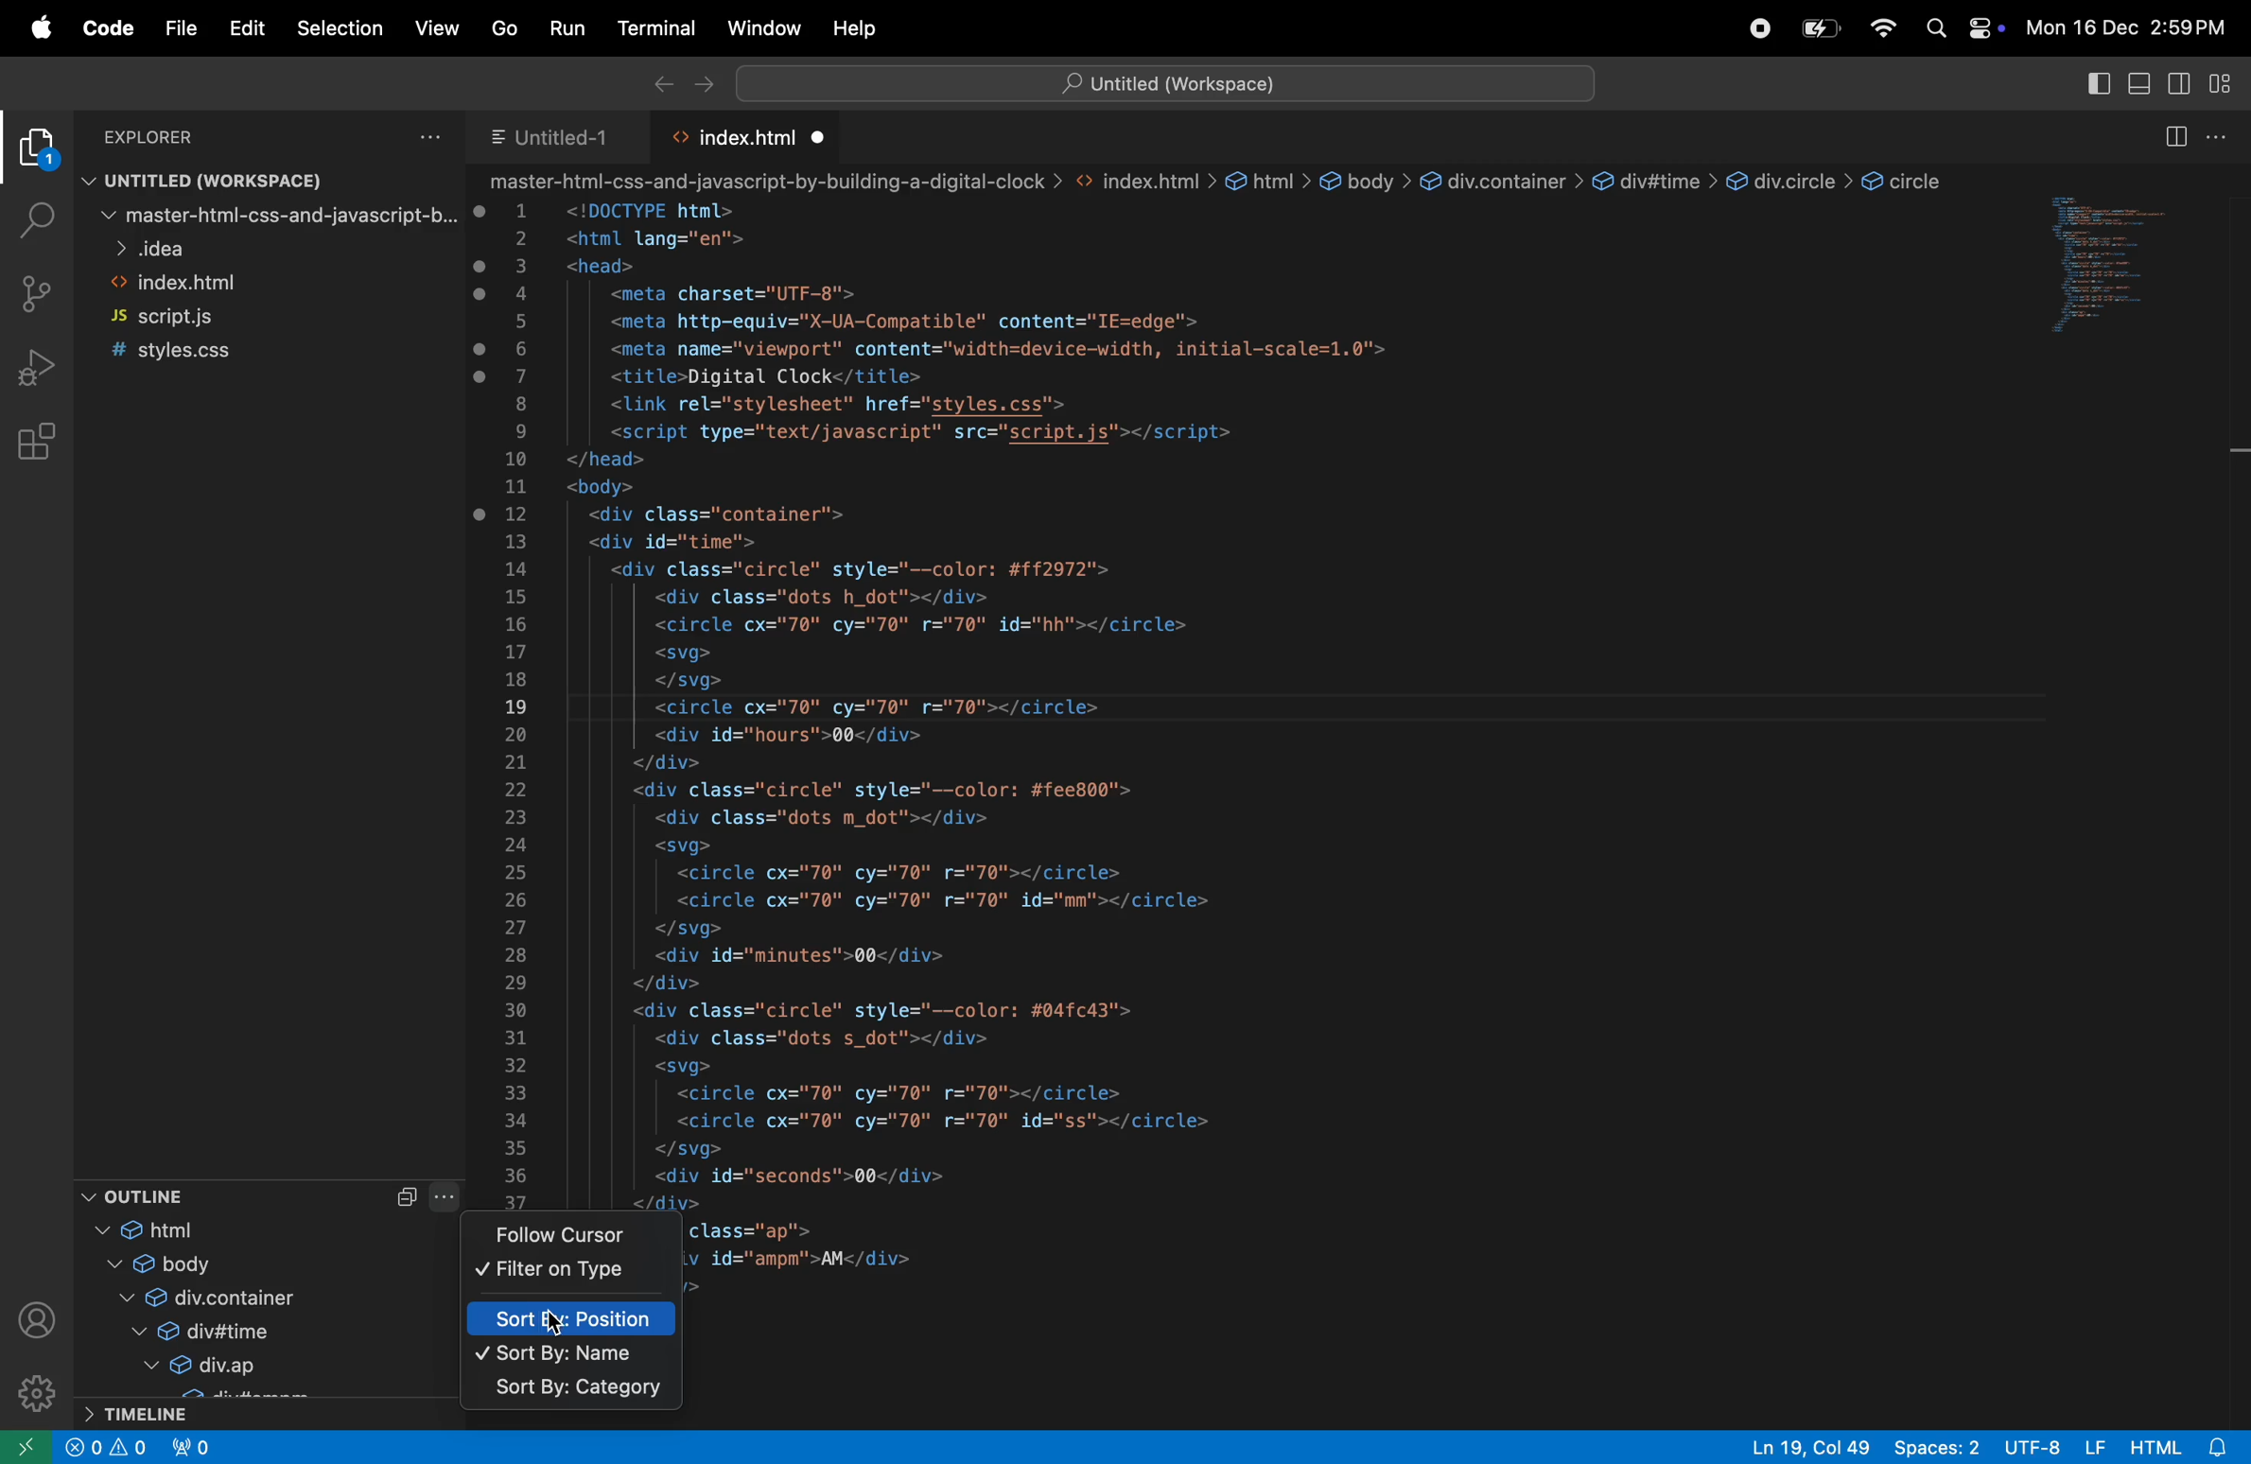 Image resolution: width=2251 pixels, height=1464 pixels. Describe the element at coordinates (701, 82) in the screenshot. I see `forward` at that location.